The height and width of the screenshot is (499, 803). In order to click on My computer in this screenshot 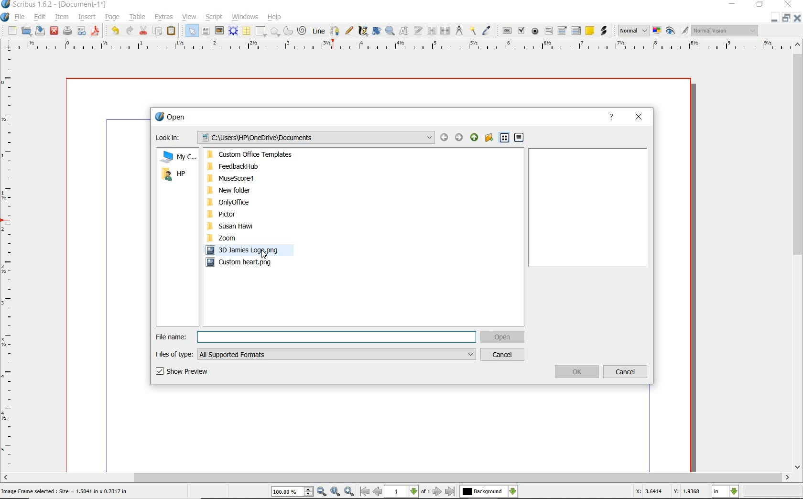, I will do `click(178, 156)`.